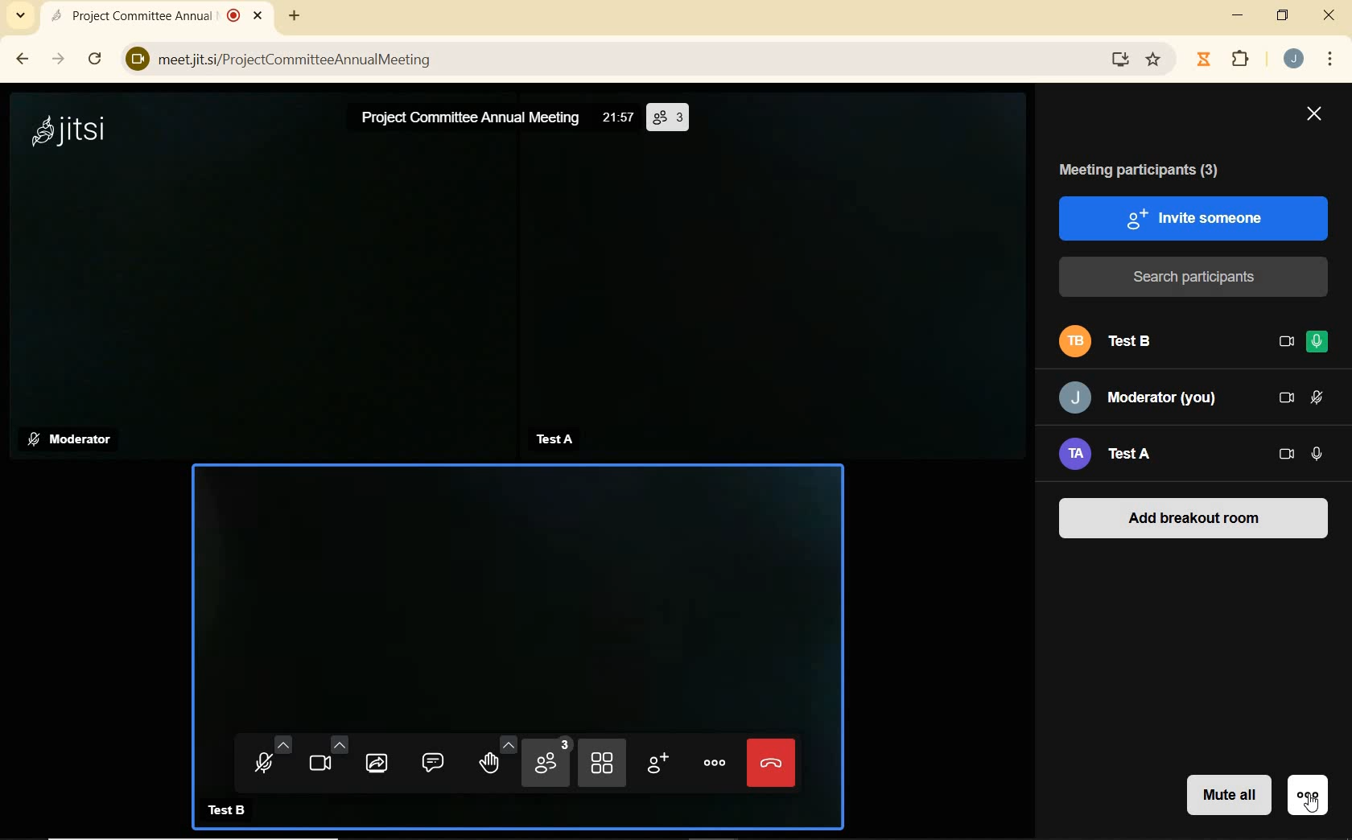  I want to click on FORWARD, so click(60, 60).